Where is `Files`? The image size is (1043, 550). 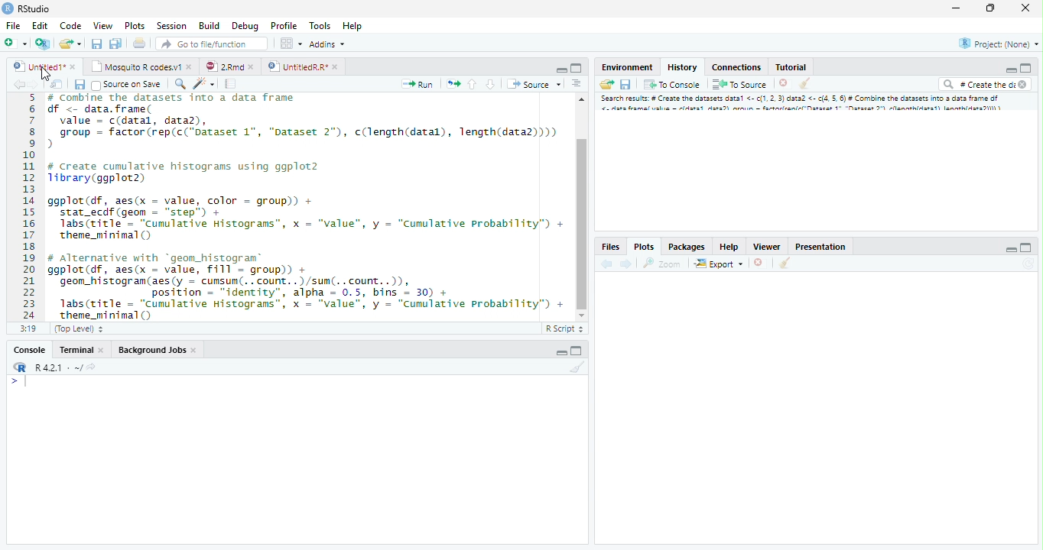
Files is located at coordinates (610, 245).